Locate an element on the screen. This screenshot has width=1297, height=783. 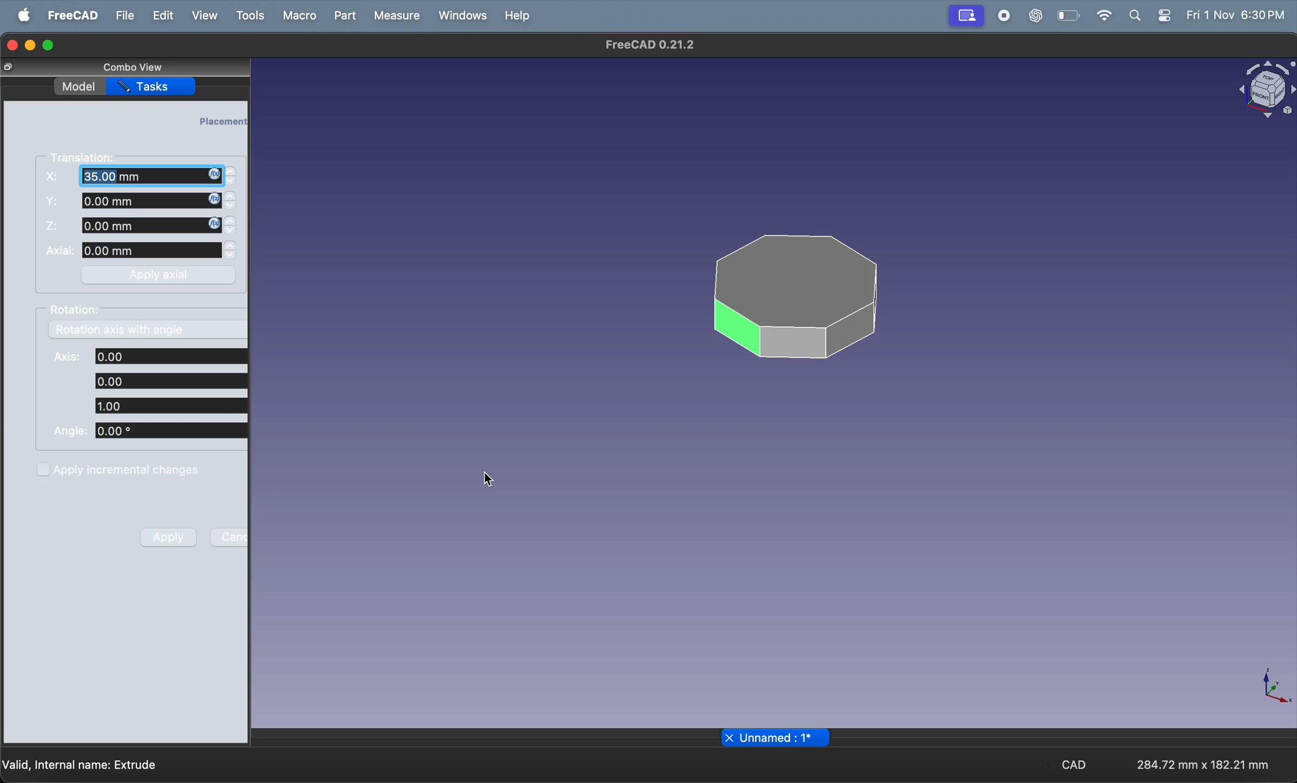
Apply is located at coordinates (169, 537).